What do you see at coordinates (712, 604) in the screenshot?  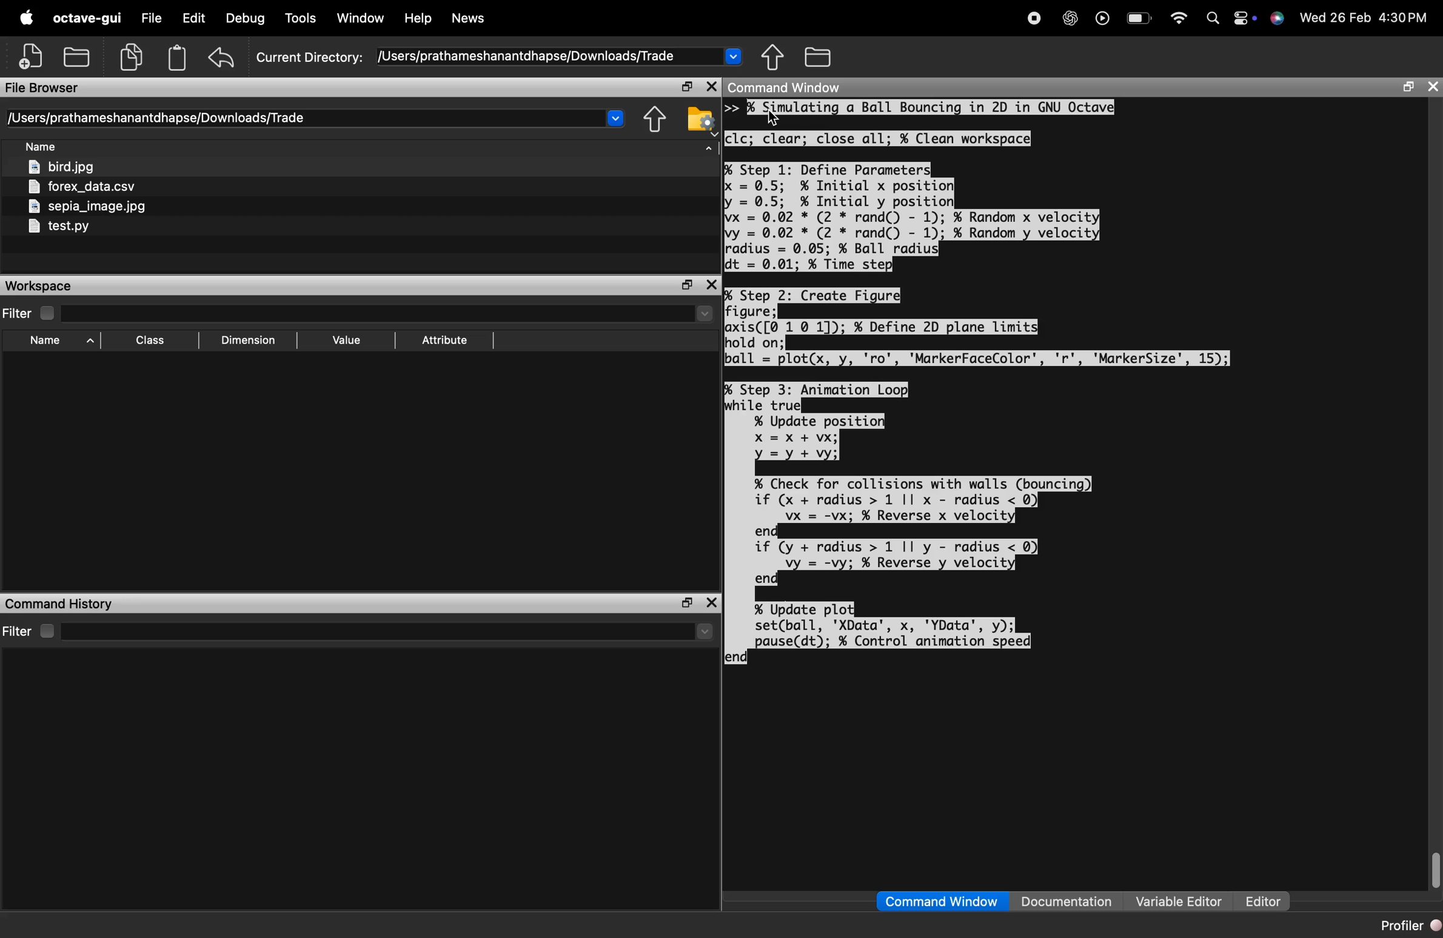 I see `close` at bounding box center [712, 604].